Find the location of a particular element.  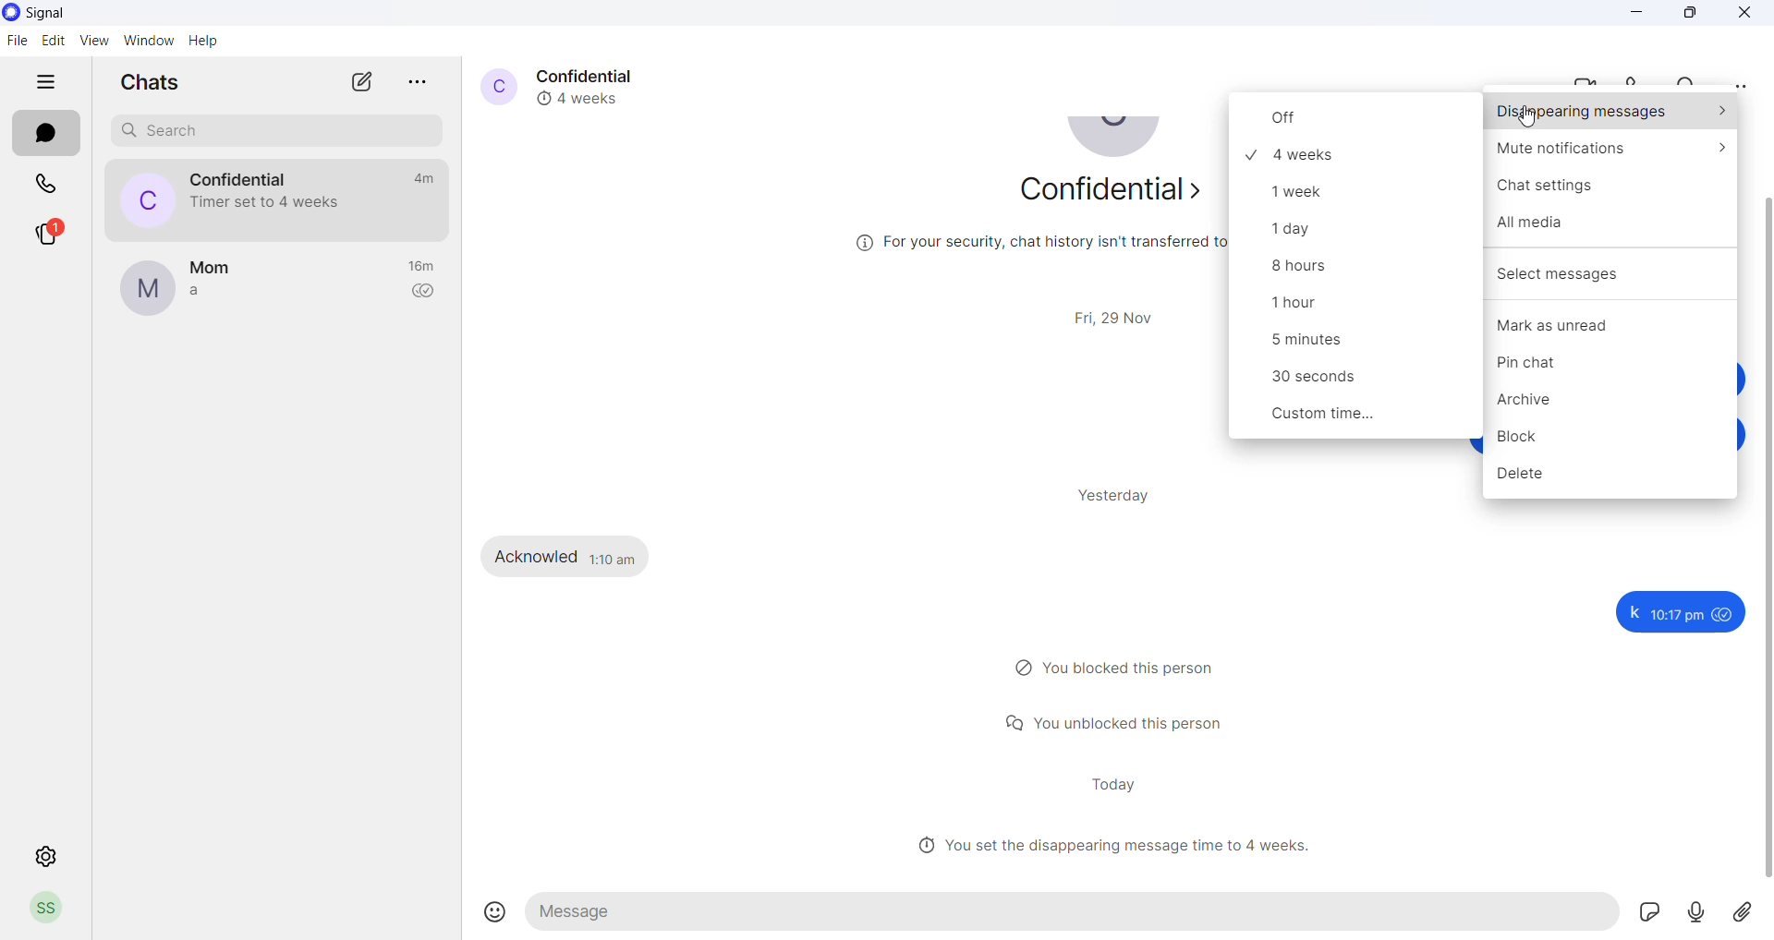

calls is located at coordinates (45, 184).